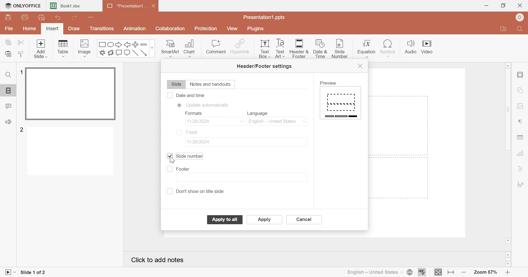 The width and height of the screenshot is (528, 277). I want to click on Paragraph settings, so click(521, 122).